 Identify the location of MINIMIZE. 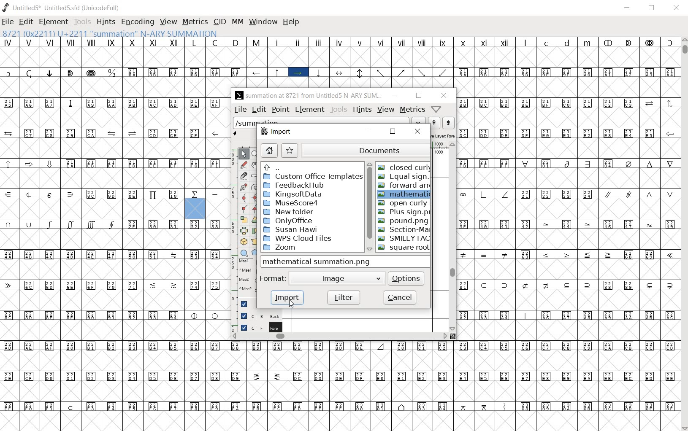
(627, 8).